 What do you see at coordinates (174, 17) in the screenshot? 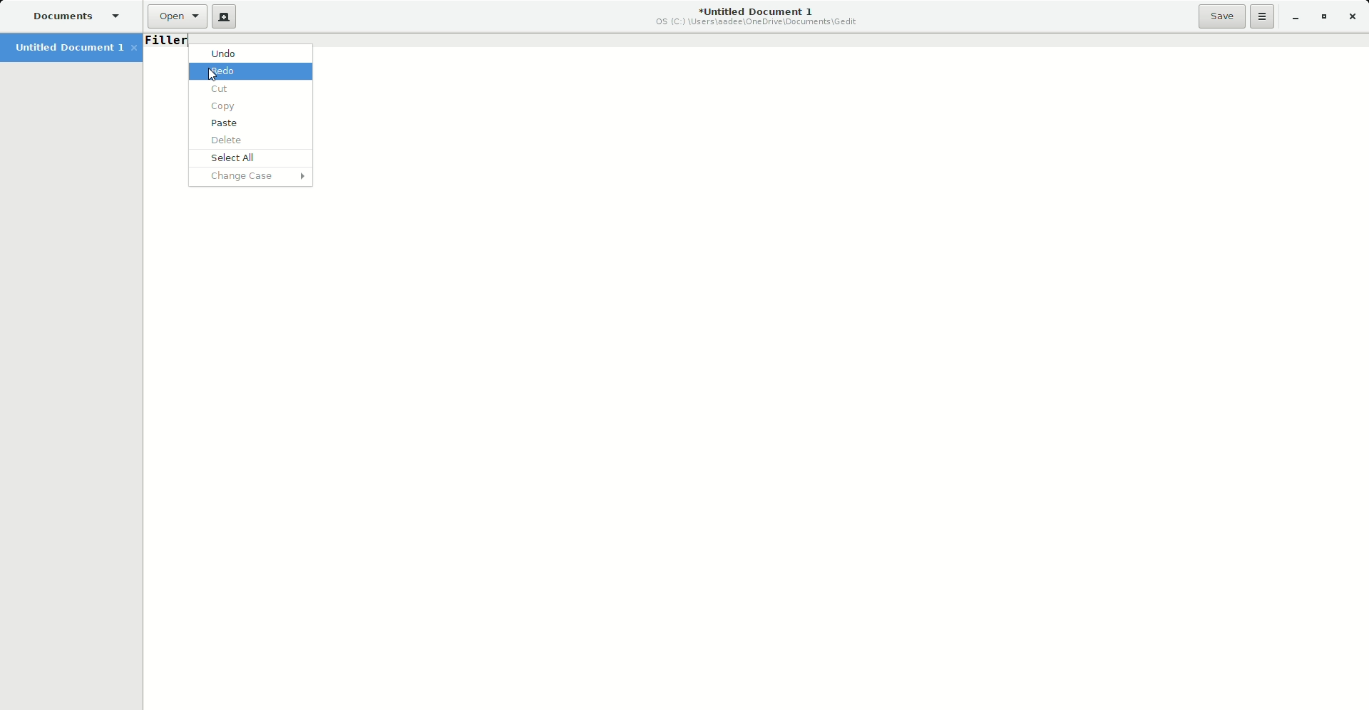
I see `Open` at bounding box center [174, 17].